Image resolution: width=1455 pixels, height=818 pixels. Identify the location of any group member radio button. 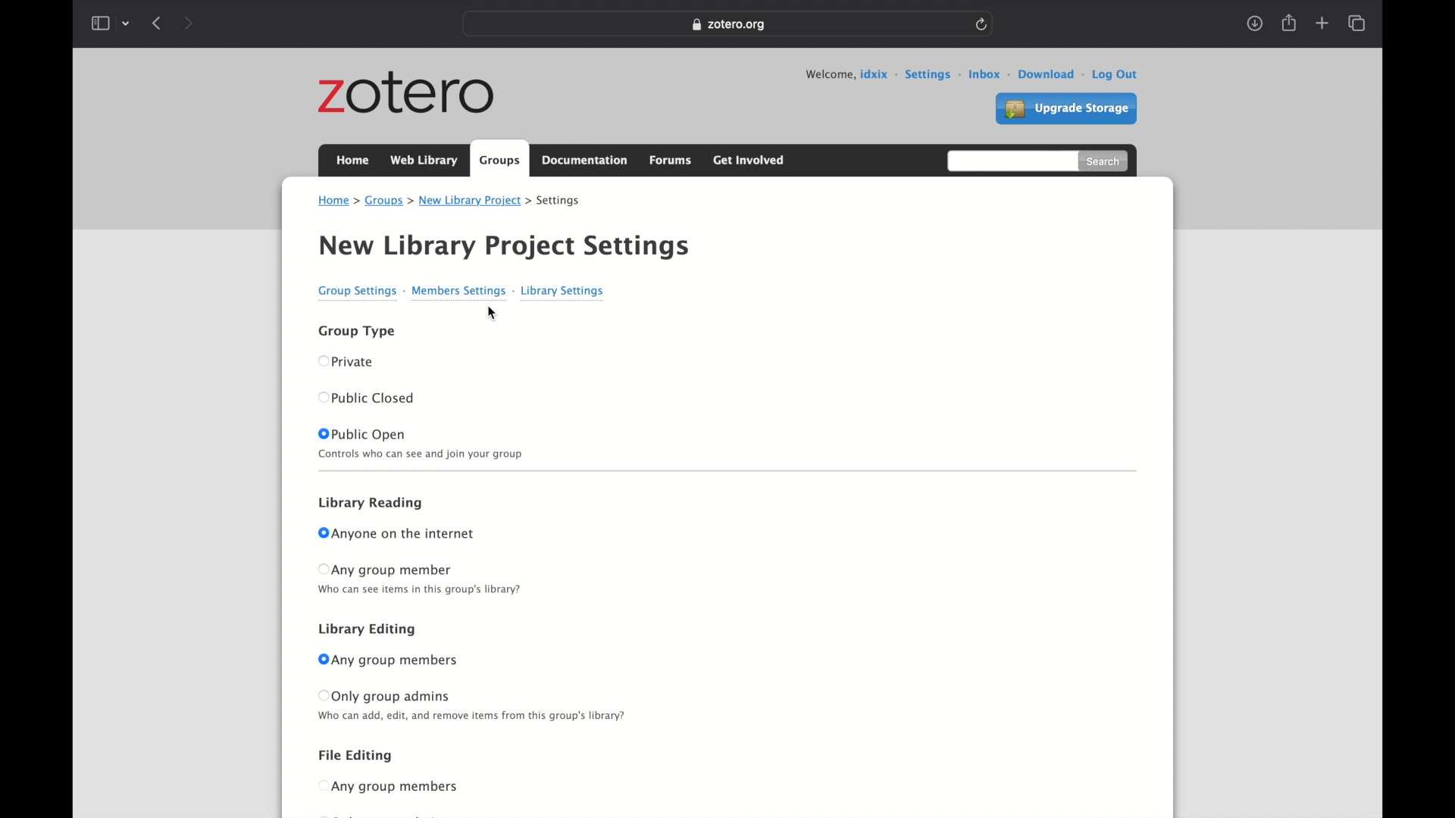
(395, 570).